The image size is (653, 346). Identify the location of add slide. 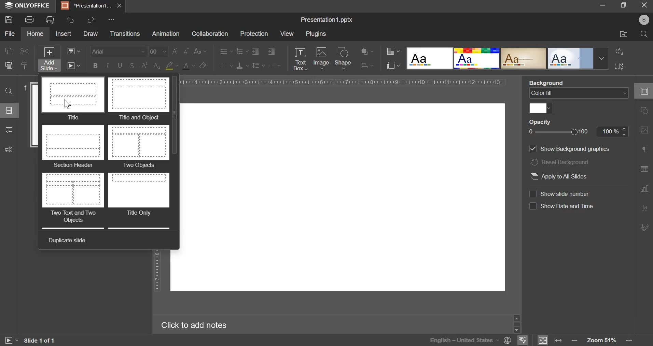
(50, 59).